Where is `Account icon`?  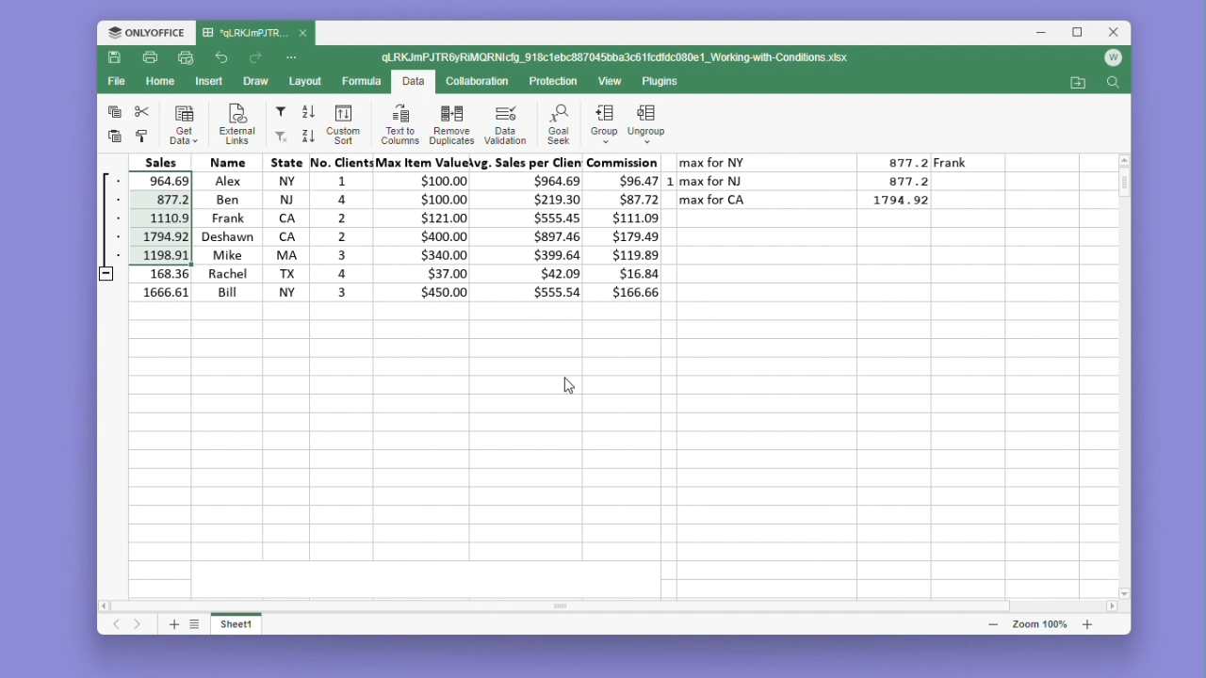 Account icon is located at coordinates (1113, 58).